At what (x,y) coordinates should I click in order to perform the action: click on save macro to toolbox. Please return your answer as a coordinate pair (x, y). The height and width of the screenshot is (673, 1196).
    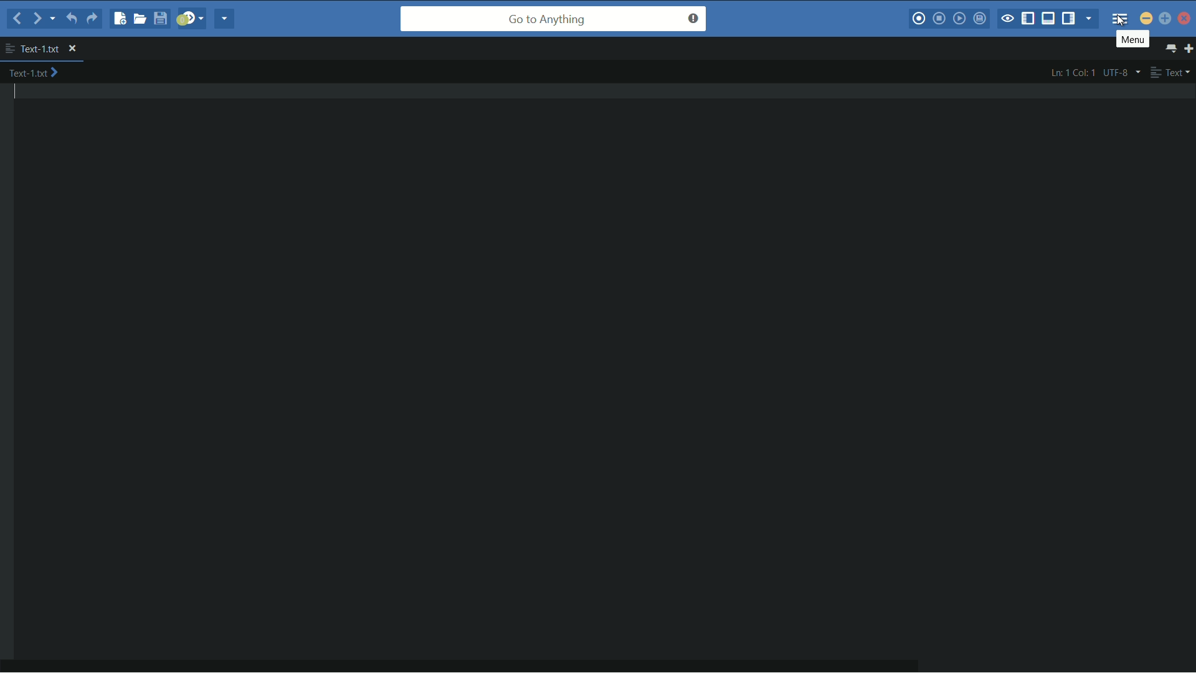
    Looking at the image, I should click on (984, 18).